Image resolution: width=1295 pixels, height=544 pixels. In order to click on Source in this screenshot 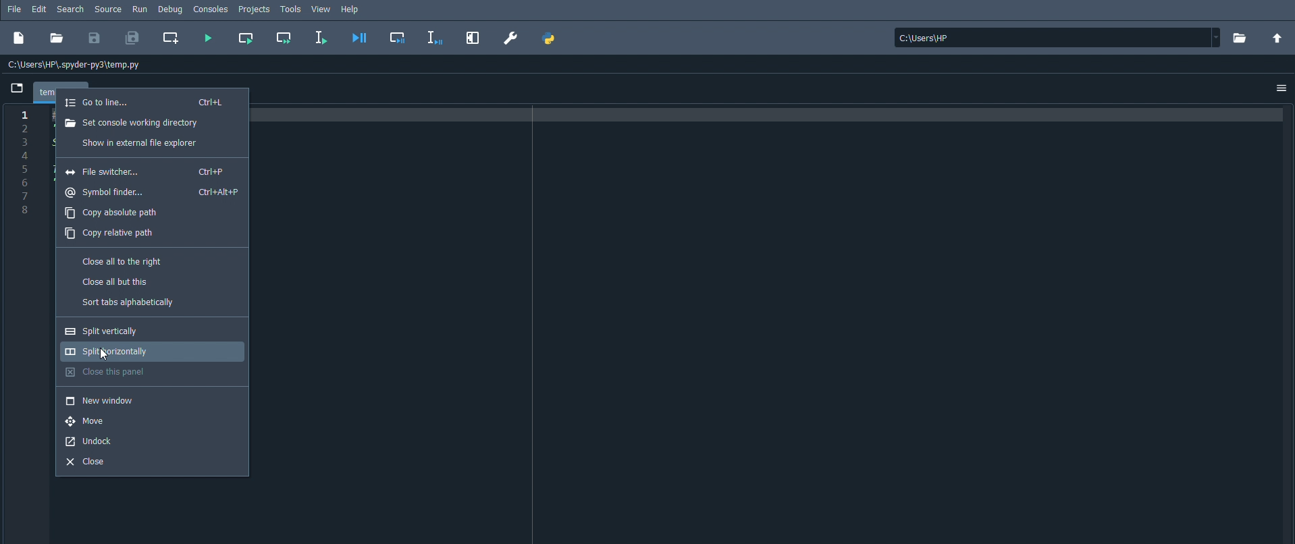, I will do `click(108, 9)`.